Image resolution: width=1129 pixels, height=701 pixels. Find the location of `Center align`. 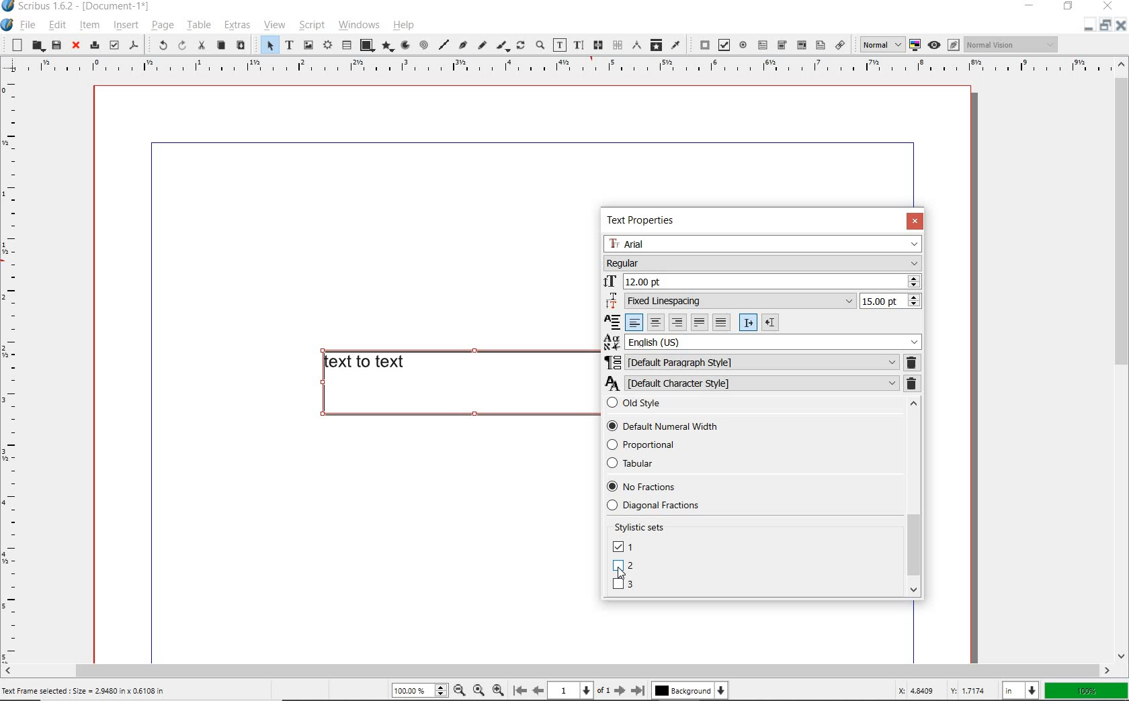

Center align is located at coordinates (655, 322).